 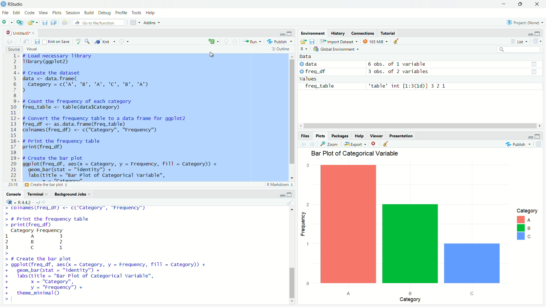 I want to click on save, so click(x=46, y=22).